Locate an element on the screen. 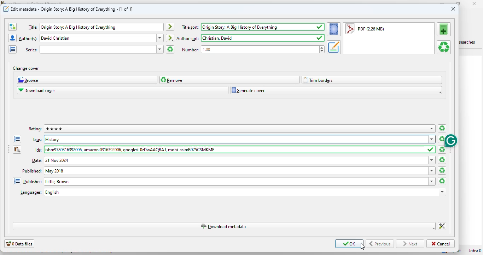  dropdown is located at coordinates (432, 139).